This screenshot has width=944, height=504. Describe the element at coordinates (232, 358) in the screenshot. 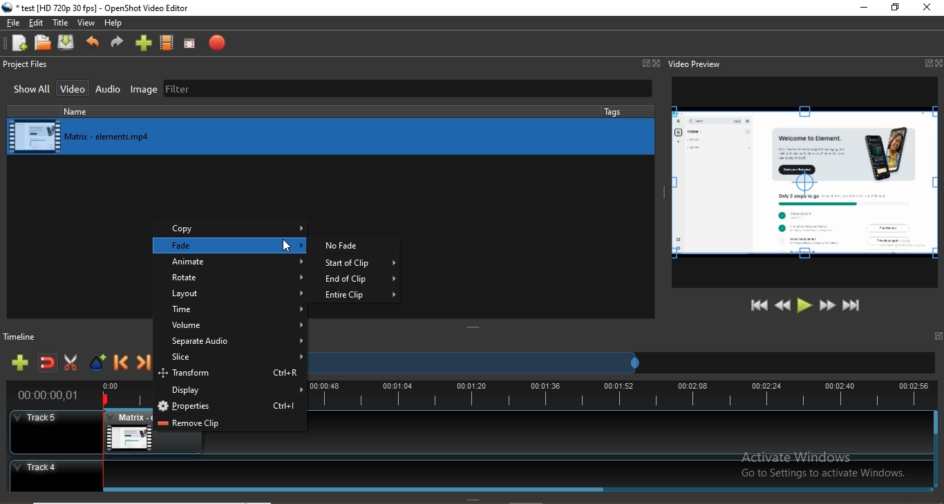

I see `slice` at that location.